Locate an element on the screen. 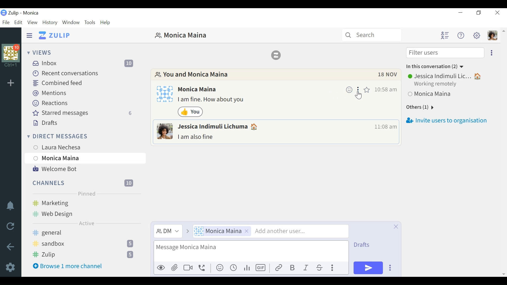 The height and width of the screenshot is (285, 507). Laura Nechesa is located at coordinates (72, 146).